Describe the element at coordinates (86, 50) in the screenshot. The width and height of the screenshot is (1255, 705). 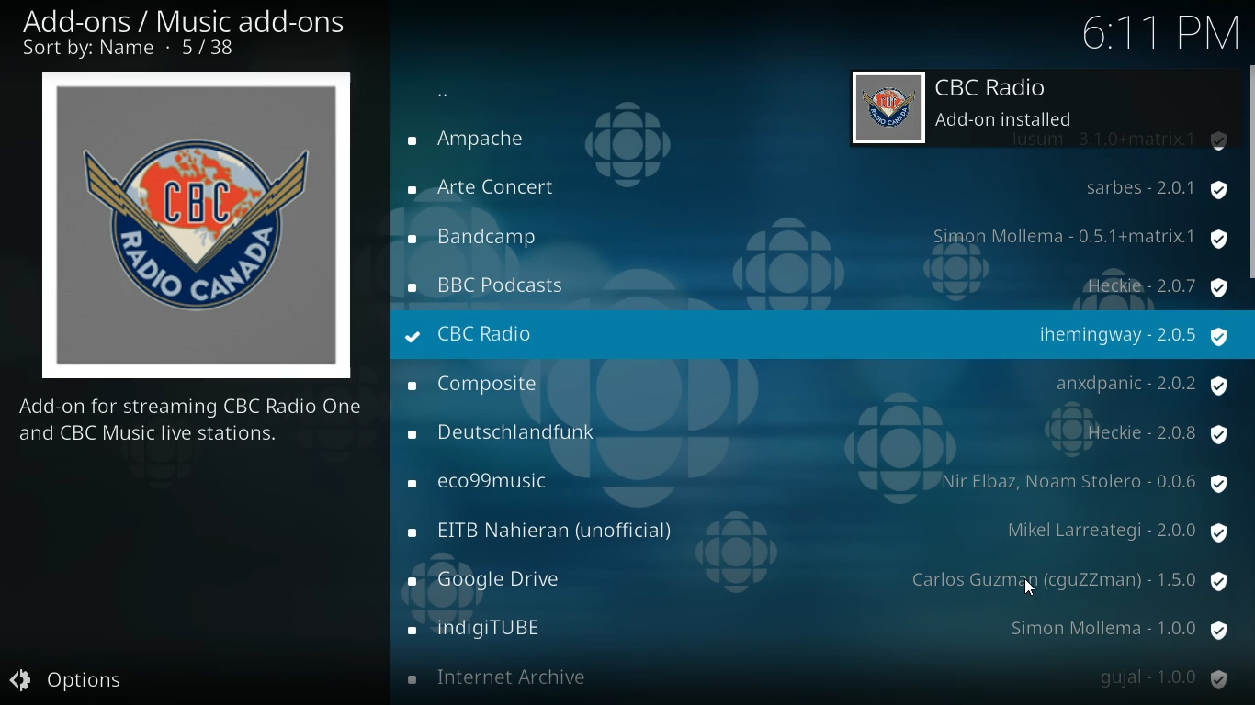
I see `sort by` at that location.